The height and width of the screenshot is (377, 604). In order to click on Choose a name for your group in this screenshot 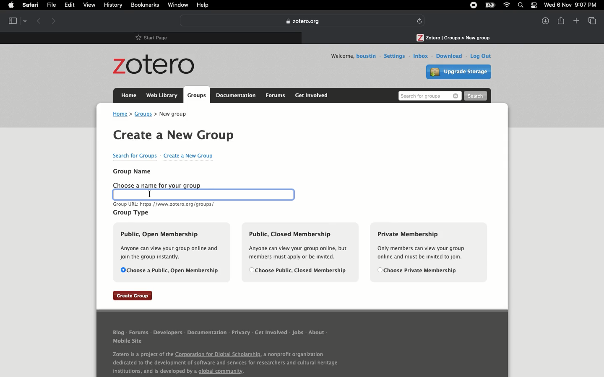, I will do `click(158, 185)`.